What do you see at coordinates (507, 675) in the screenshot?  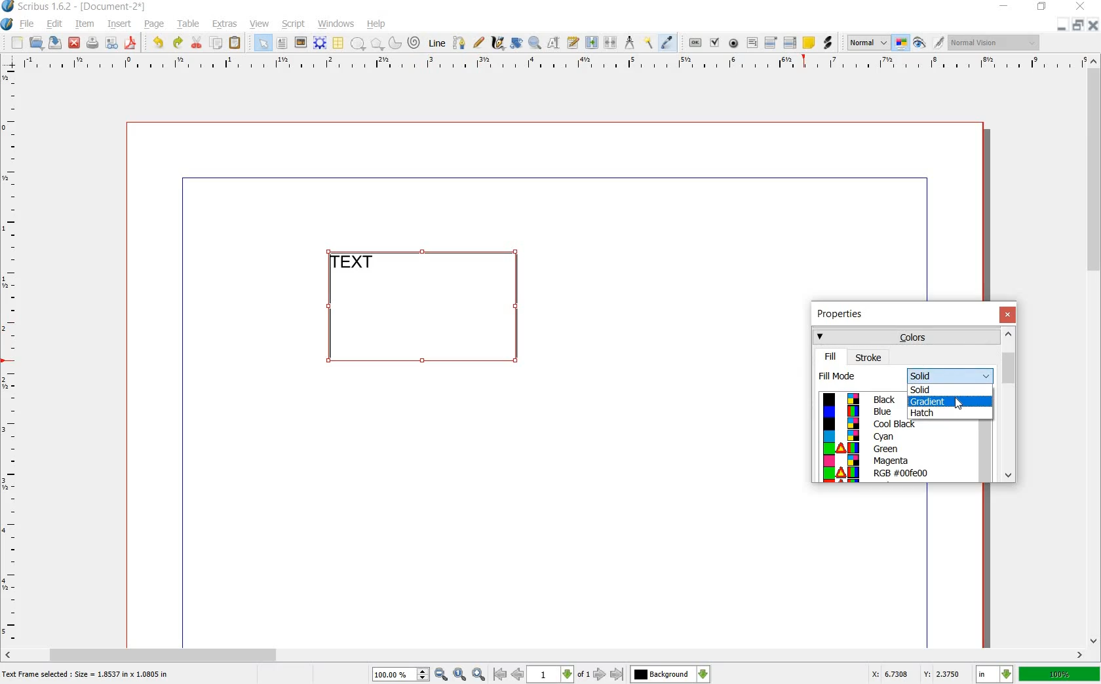 I see `go to previous or first page` at bounding box center [507, 675].